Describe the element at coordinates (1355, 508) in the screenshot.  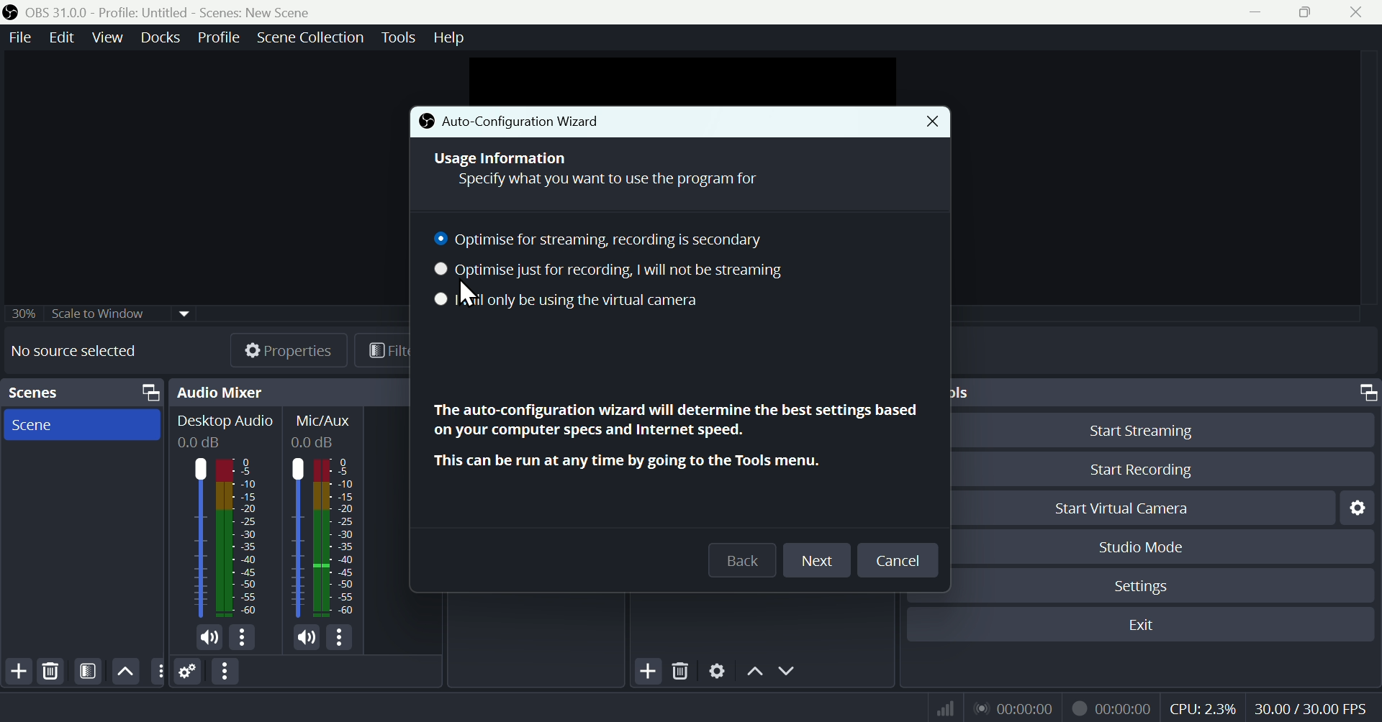
I see `Settings` at that location.